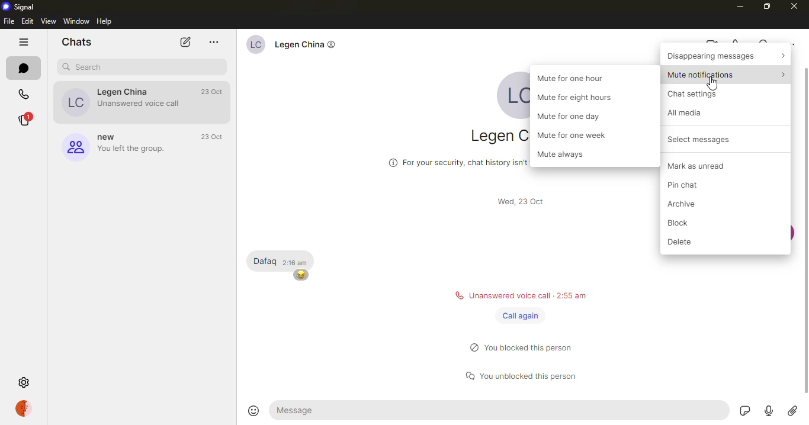 This screenshot has width=809, height=425. I want to click on help, so click(104, 20).